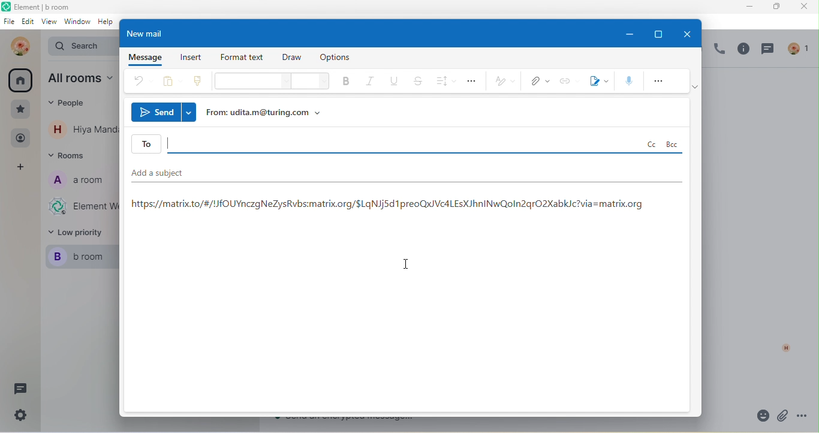 The width and height of the screenshot is (819, 433). What do you see at coordinates (567, 82) in the screenshot?
I see `link` at bounding box center [567, 82].